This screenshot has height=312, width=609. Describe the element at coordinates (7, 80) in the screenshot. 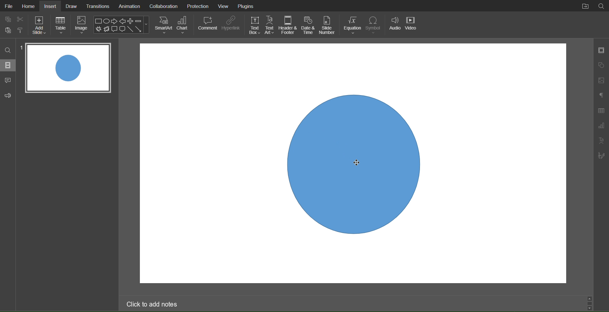

I see `Comments` at that location.